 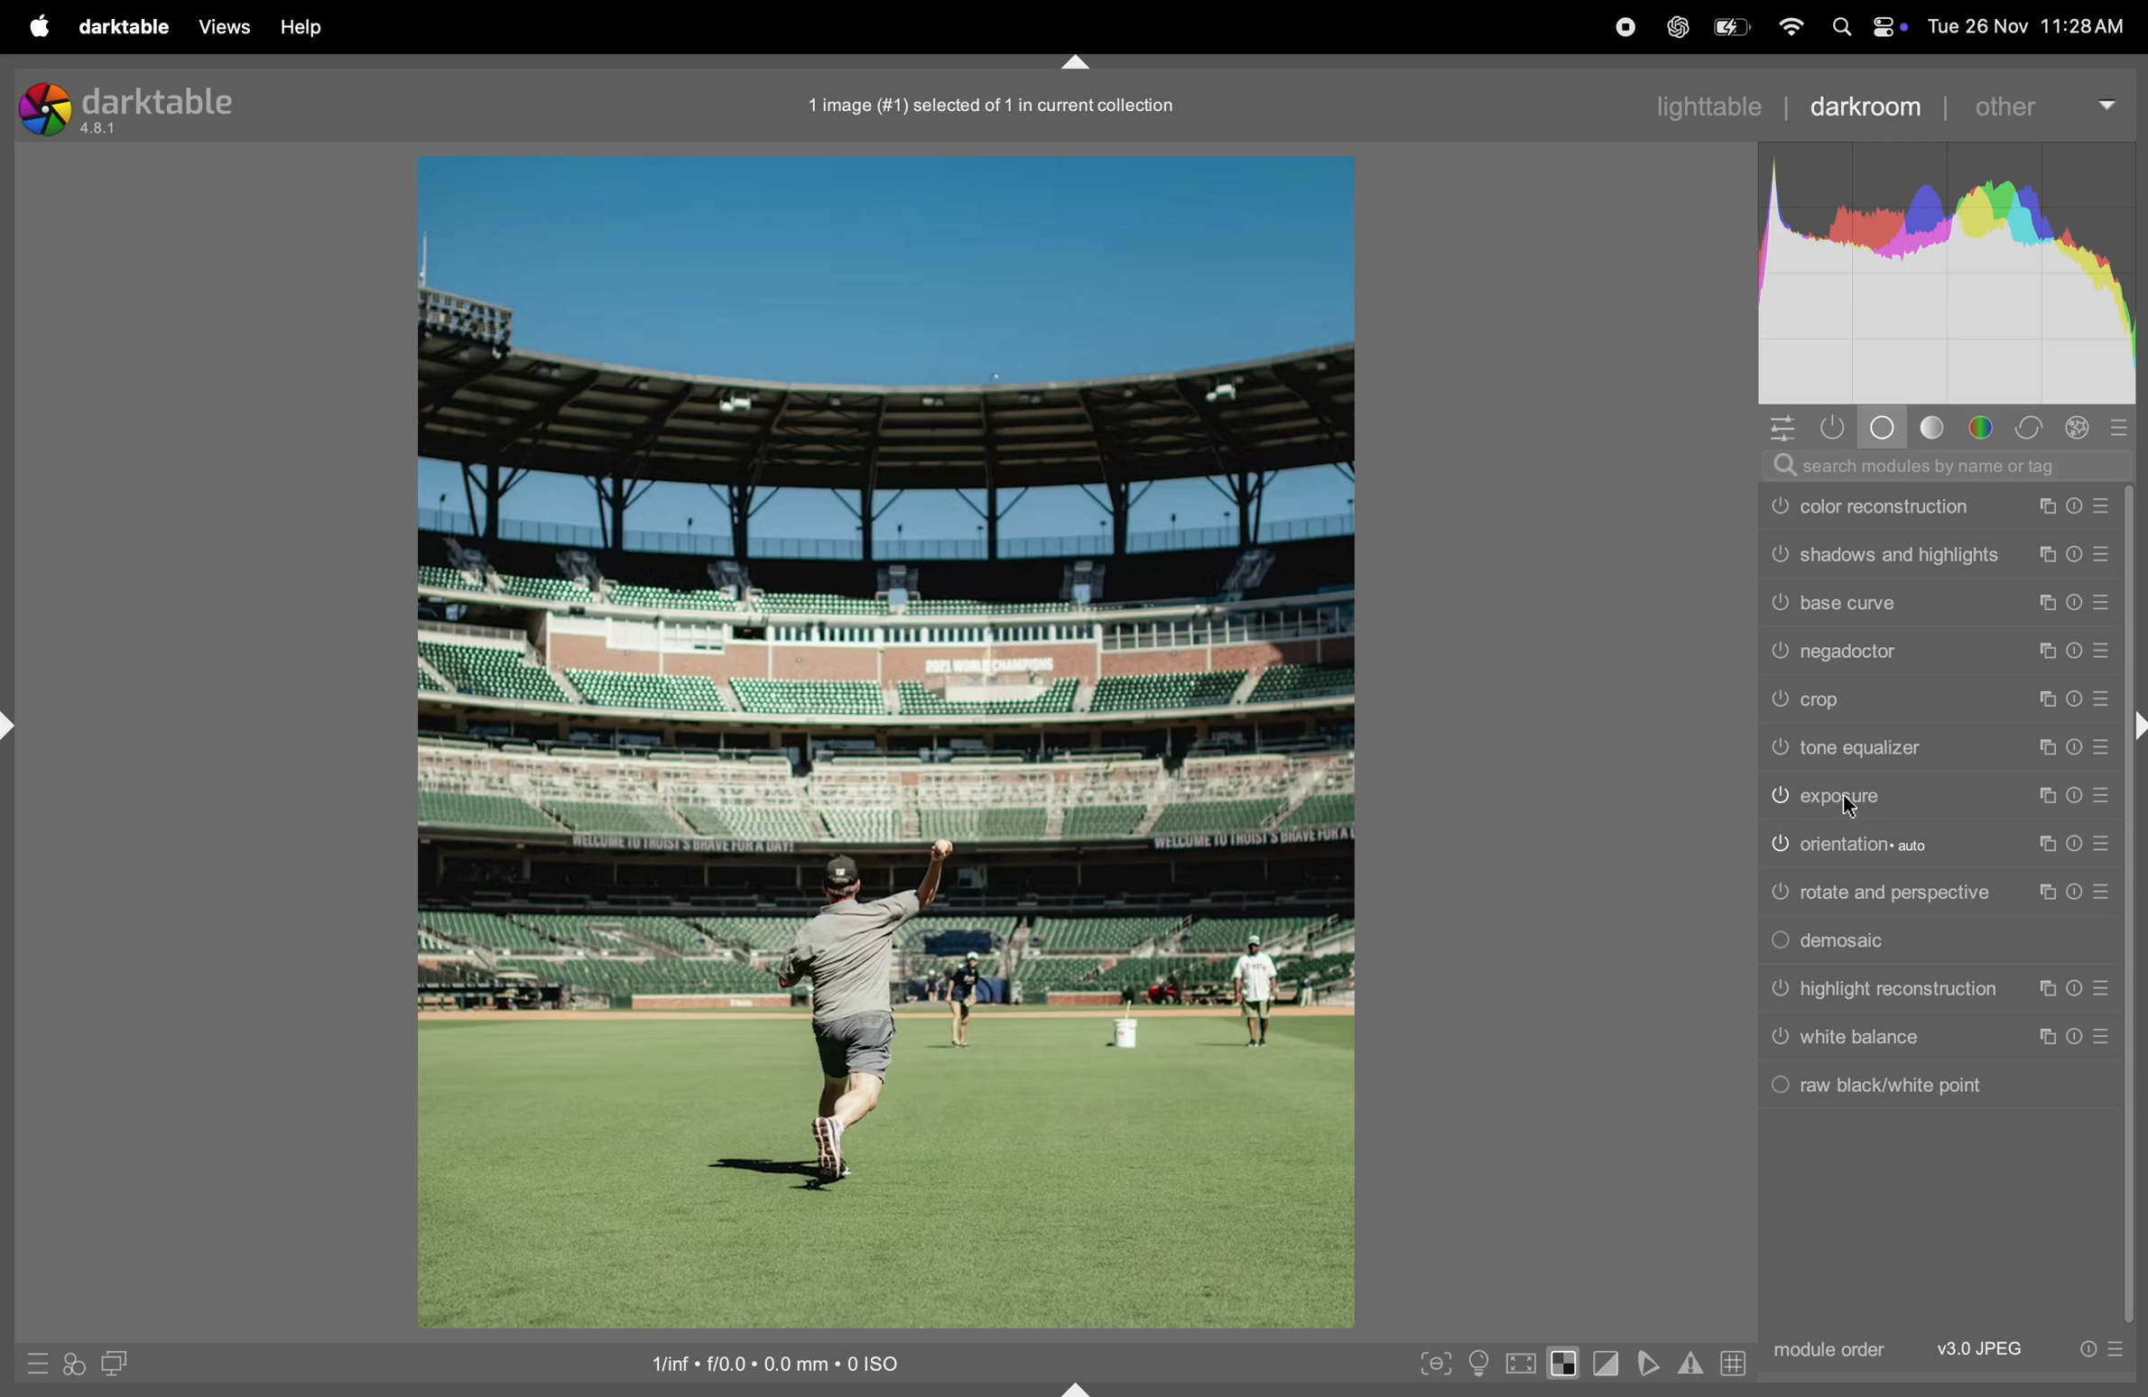 What do you see at coordinates (1652, 1363) in the screenshot?
I see `soften` at bounding box center [1652, 1363].